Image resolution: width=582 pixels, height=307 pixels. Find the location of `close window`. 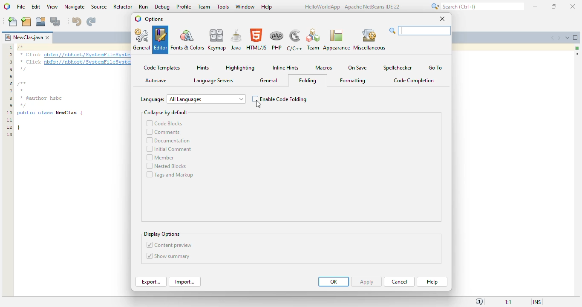

close window is located at coordinates (47, 38).